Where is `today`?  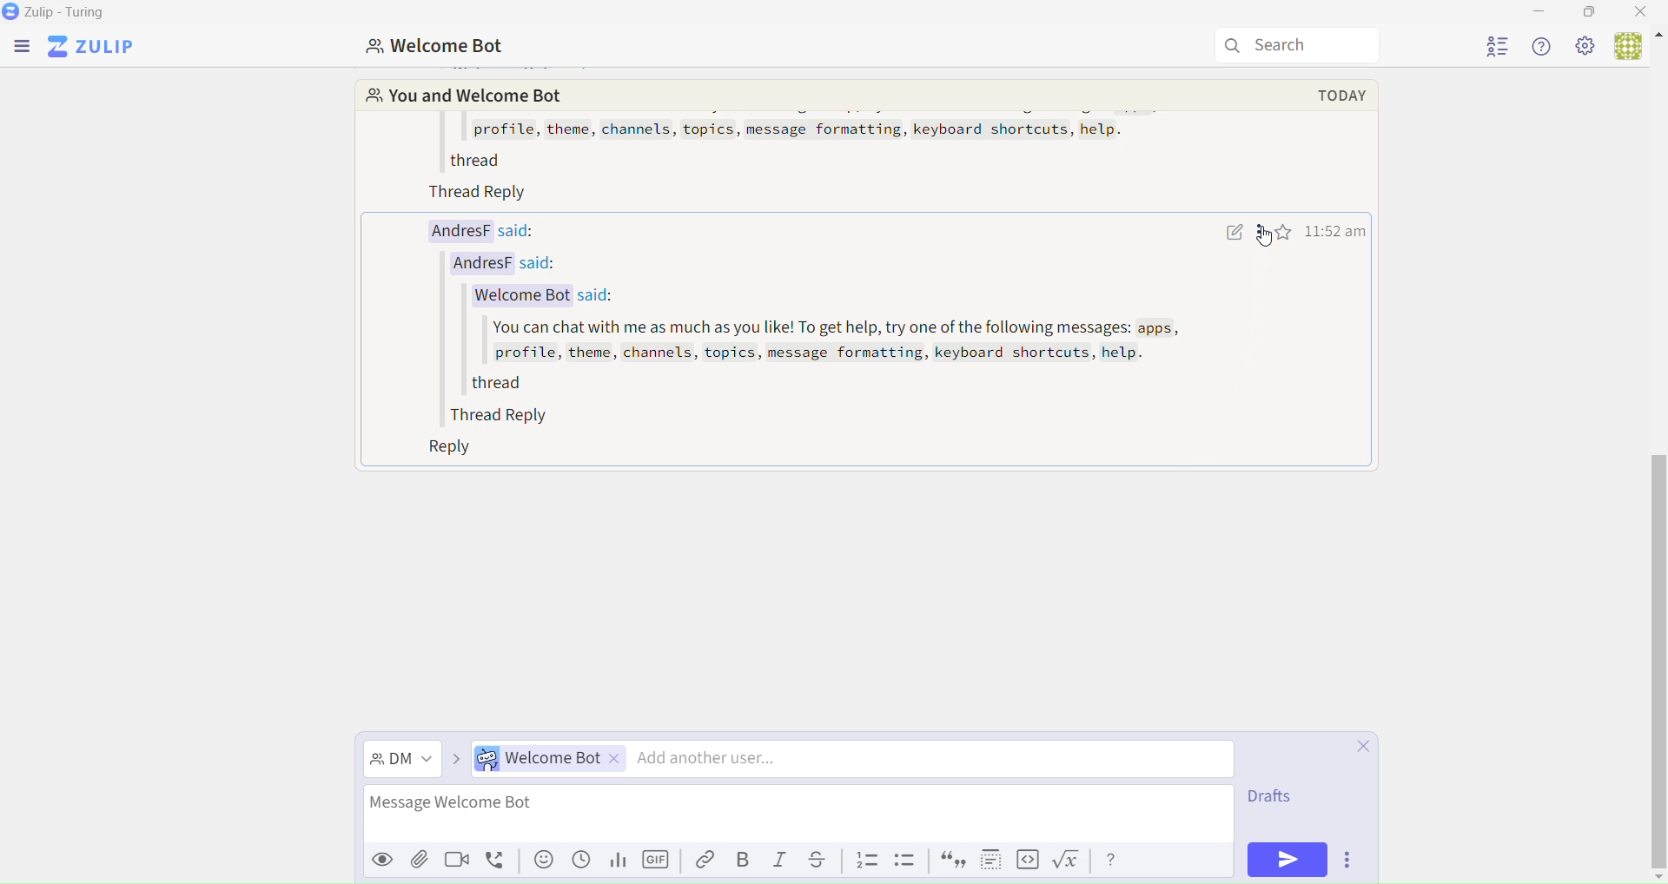
today is located at coordinates (1343, 94).